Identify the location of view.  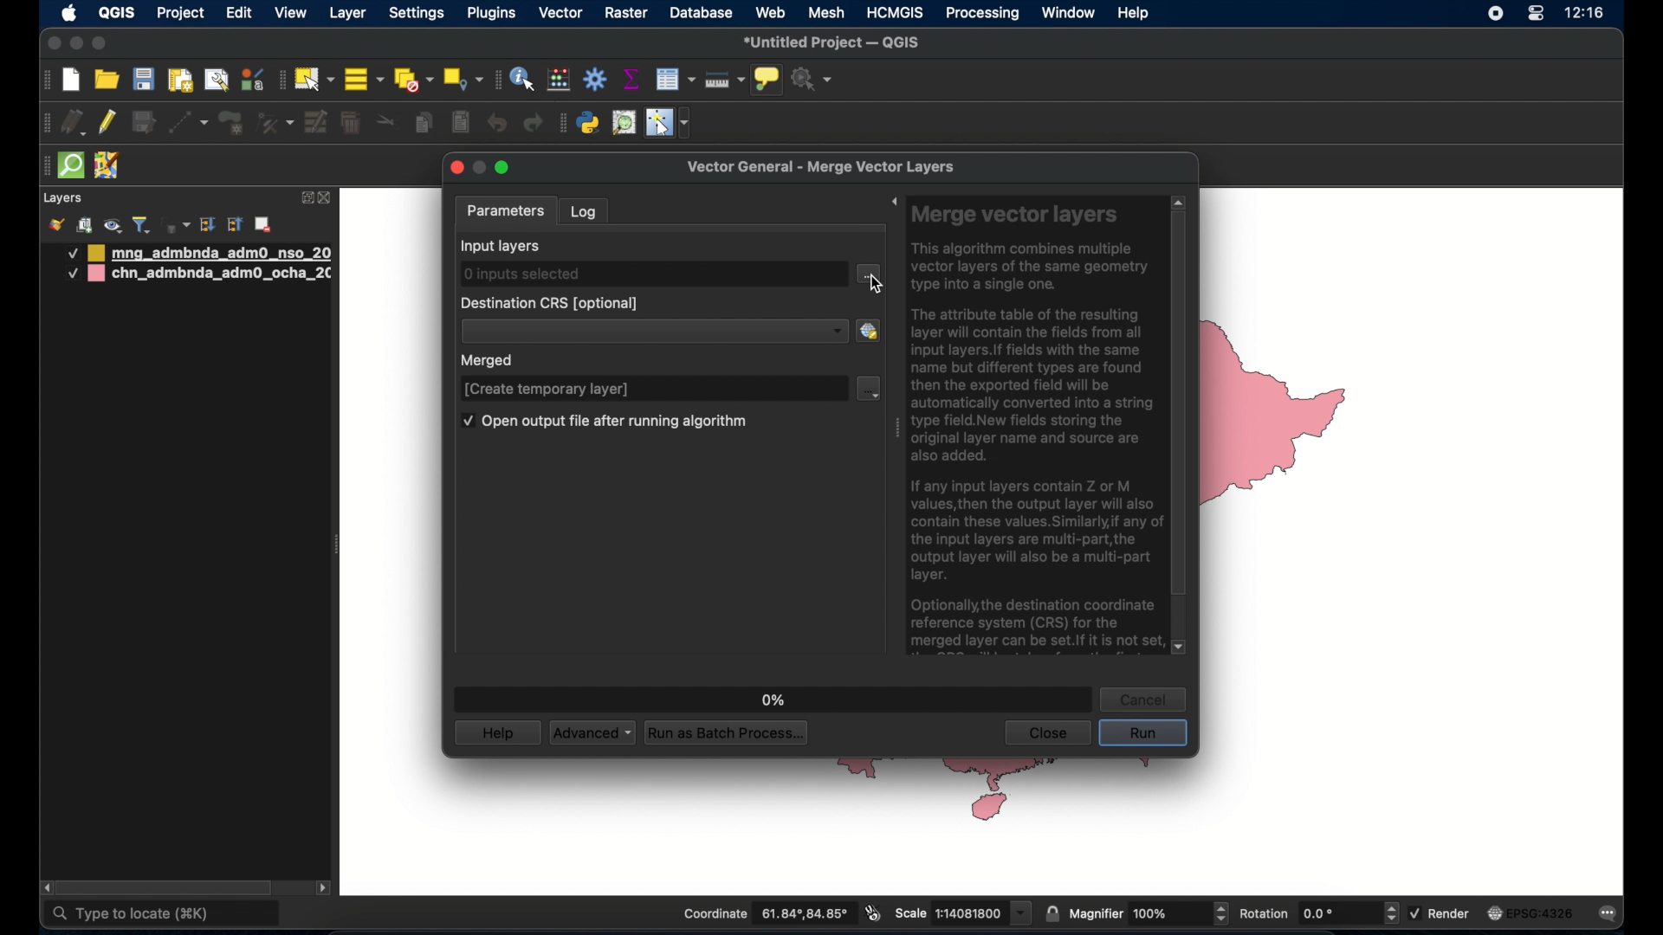
(291, 15).